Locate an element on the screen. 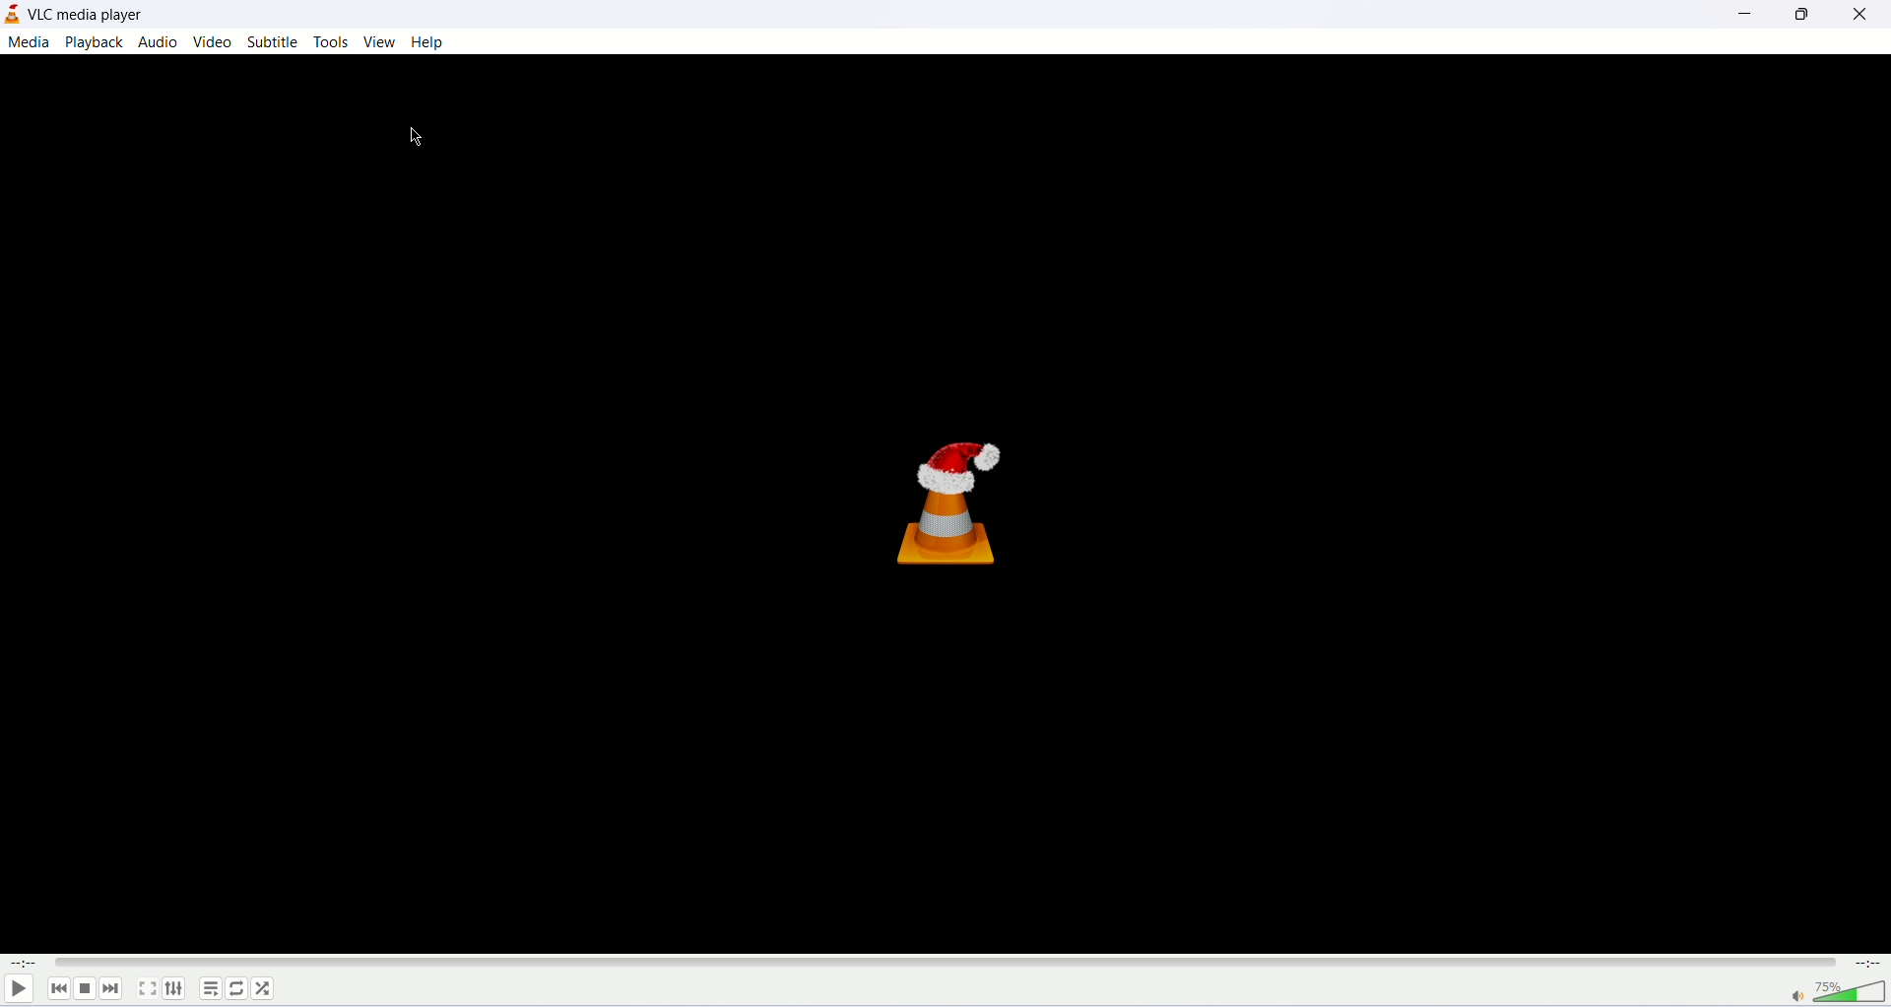  volume bar is located at coordinates (1827, 992).